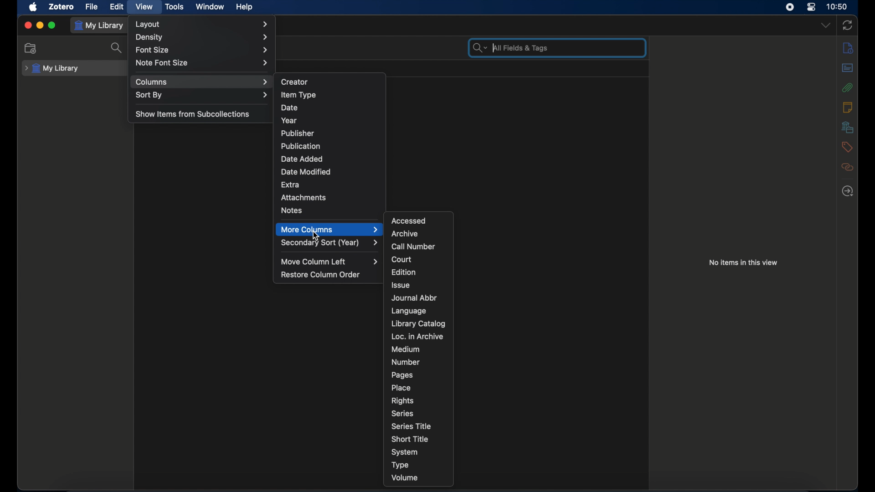 Image resolution: width=875 pixels, height=492 pixels. I want to click on short title, so click(409, 439).